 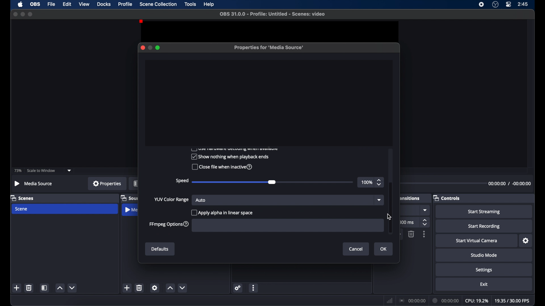 What do you see at coordinates (35, 4) in the screenshot?
I see `obs` at bounding box center [35, 4].